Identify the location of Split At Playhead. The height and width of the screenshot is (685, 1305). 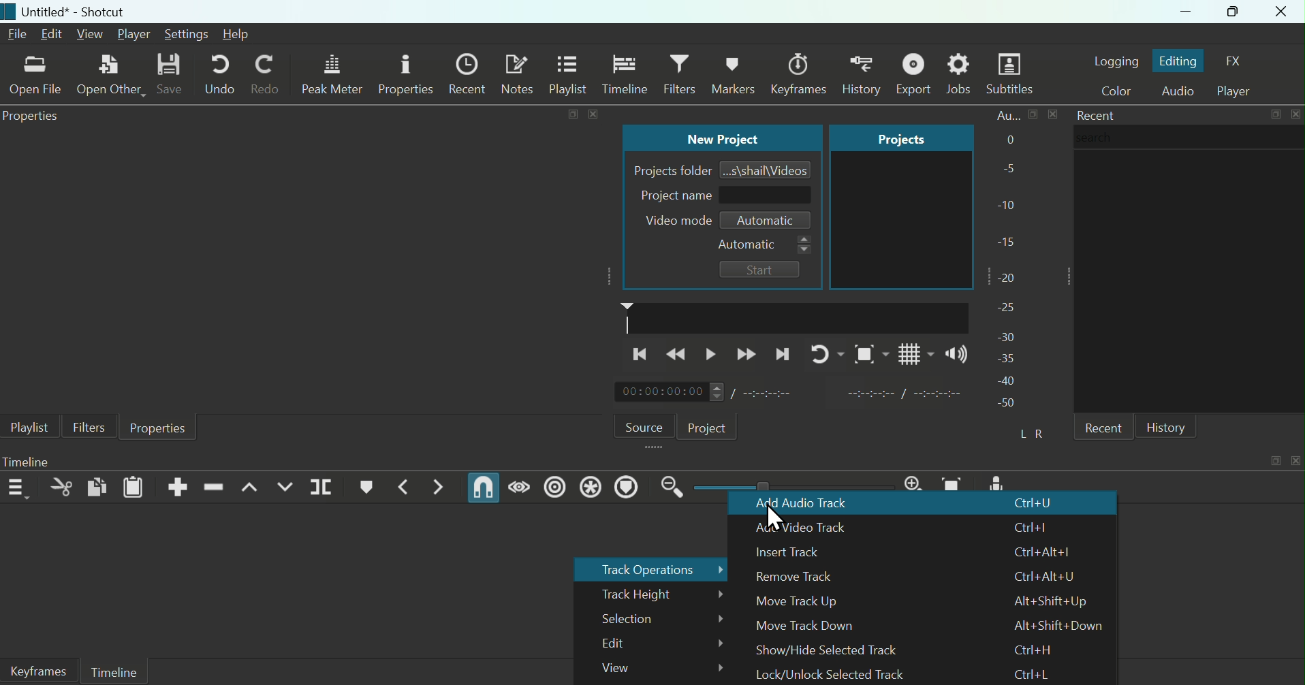
(323, 488).